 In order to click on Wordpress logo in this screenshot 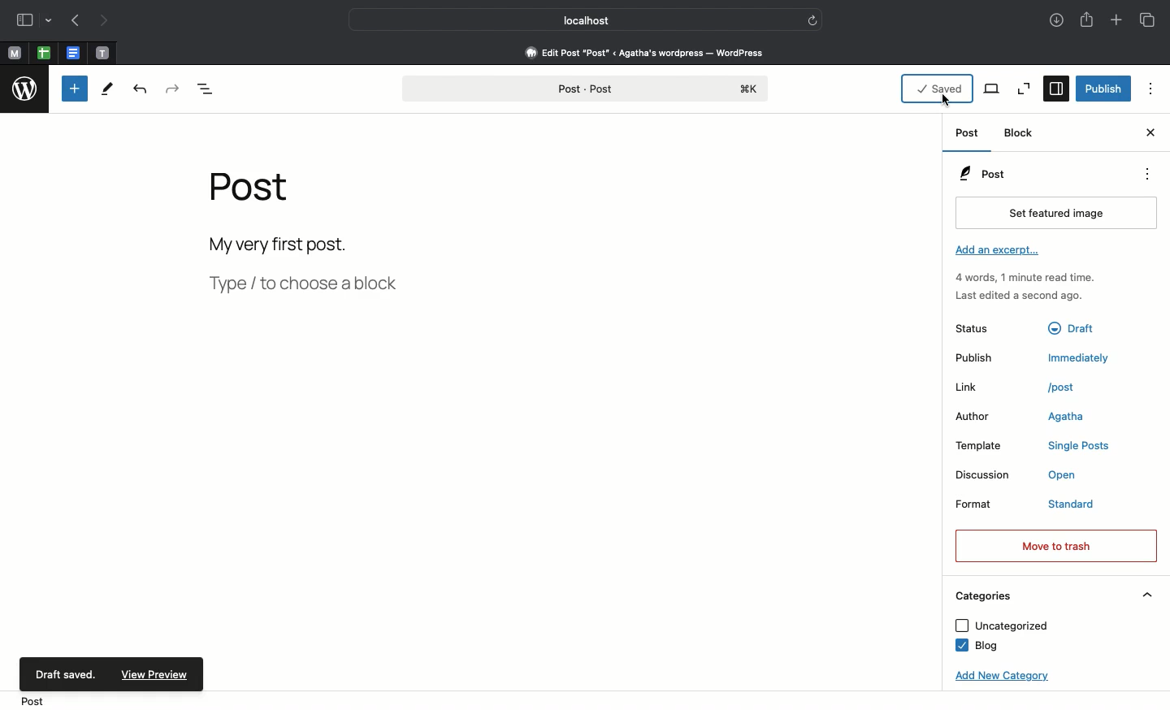, I will do `click(25, 91)`.